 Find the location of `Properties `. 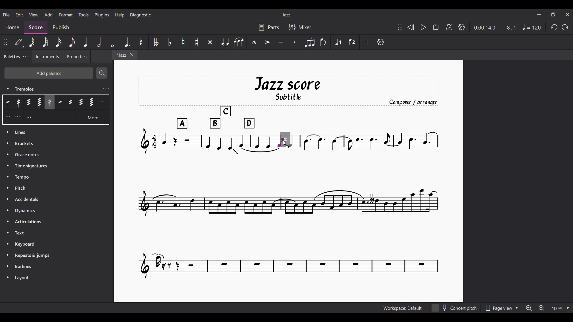

Properties  is located at coordinates (77, 56).